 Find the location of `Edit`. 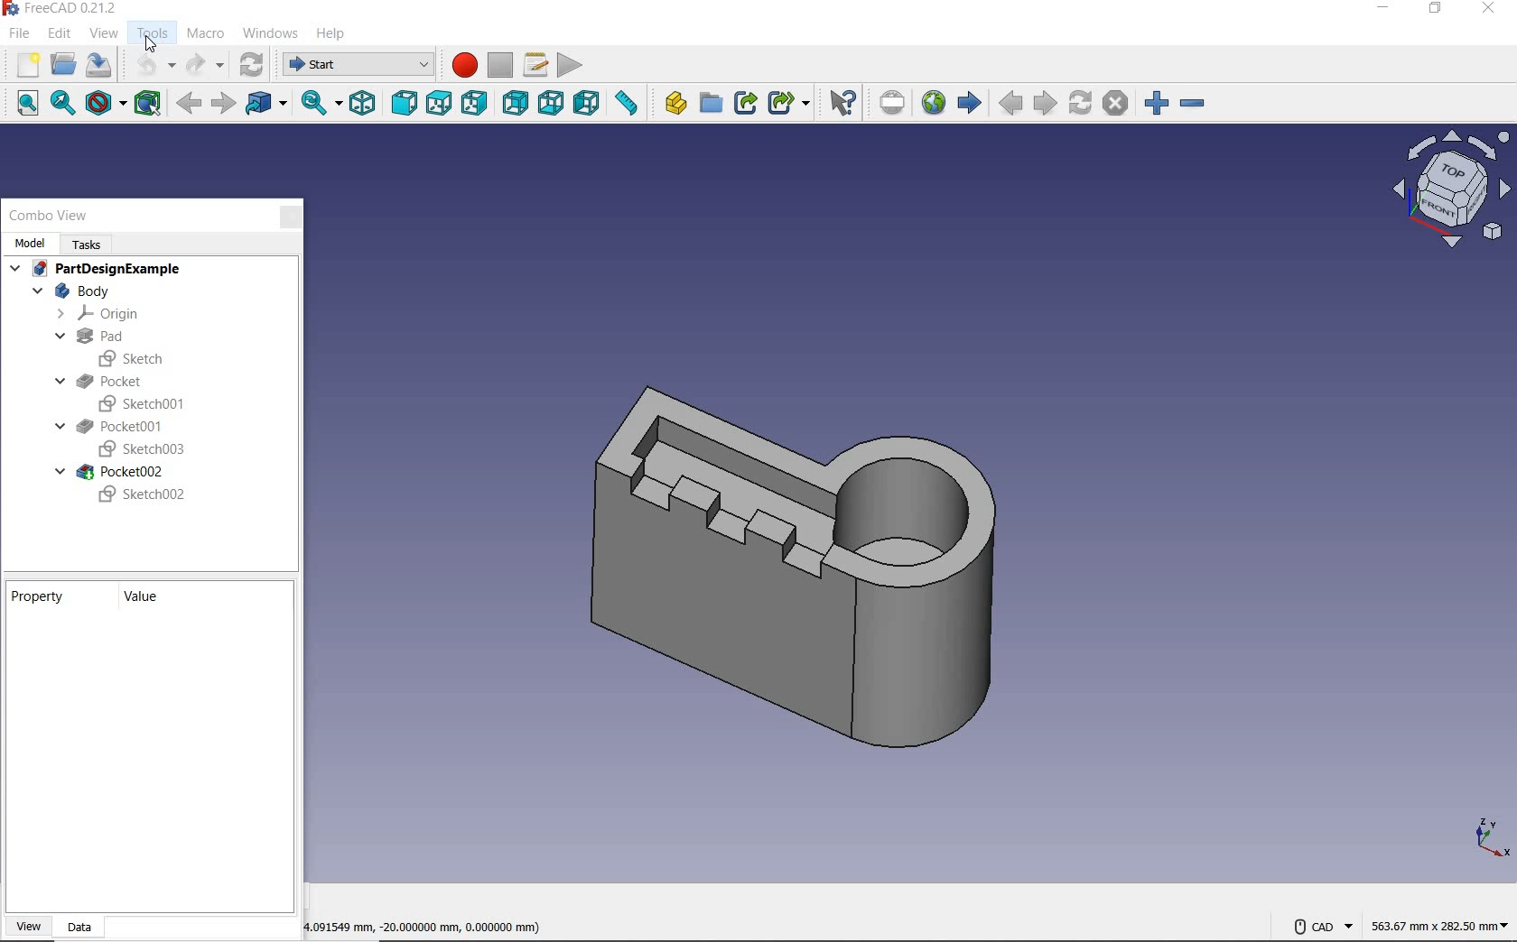

Edit is located at coordinates (62, 32).